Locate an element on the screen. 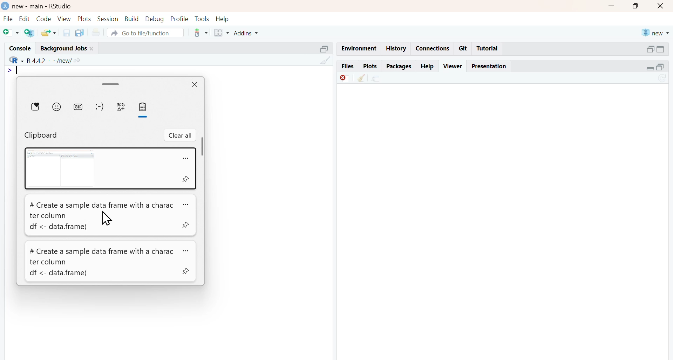 This screenshot has width=673, height=360. grid is located at coordinates (222, 33).